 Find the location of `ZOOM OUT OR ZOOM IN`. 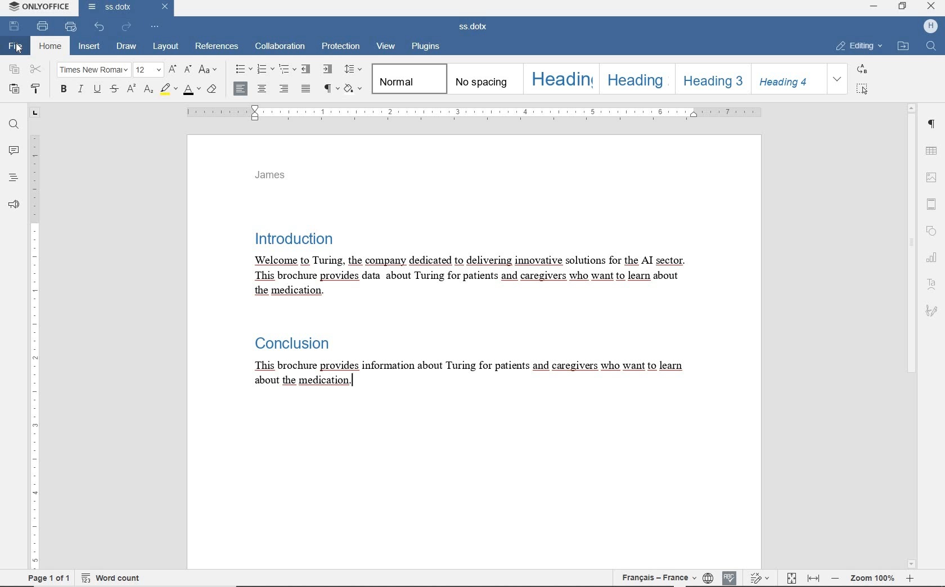

ZOOM OUT OR ZOOM IN is located at coordinates (874, 577).